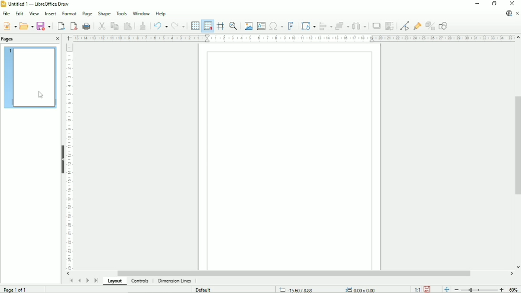 The width and height of the screenshot is (521, 293). Describe the element at coordinates (290, 157) in the screenshot. I see `Canvas` at that location.